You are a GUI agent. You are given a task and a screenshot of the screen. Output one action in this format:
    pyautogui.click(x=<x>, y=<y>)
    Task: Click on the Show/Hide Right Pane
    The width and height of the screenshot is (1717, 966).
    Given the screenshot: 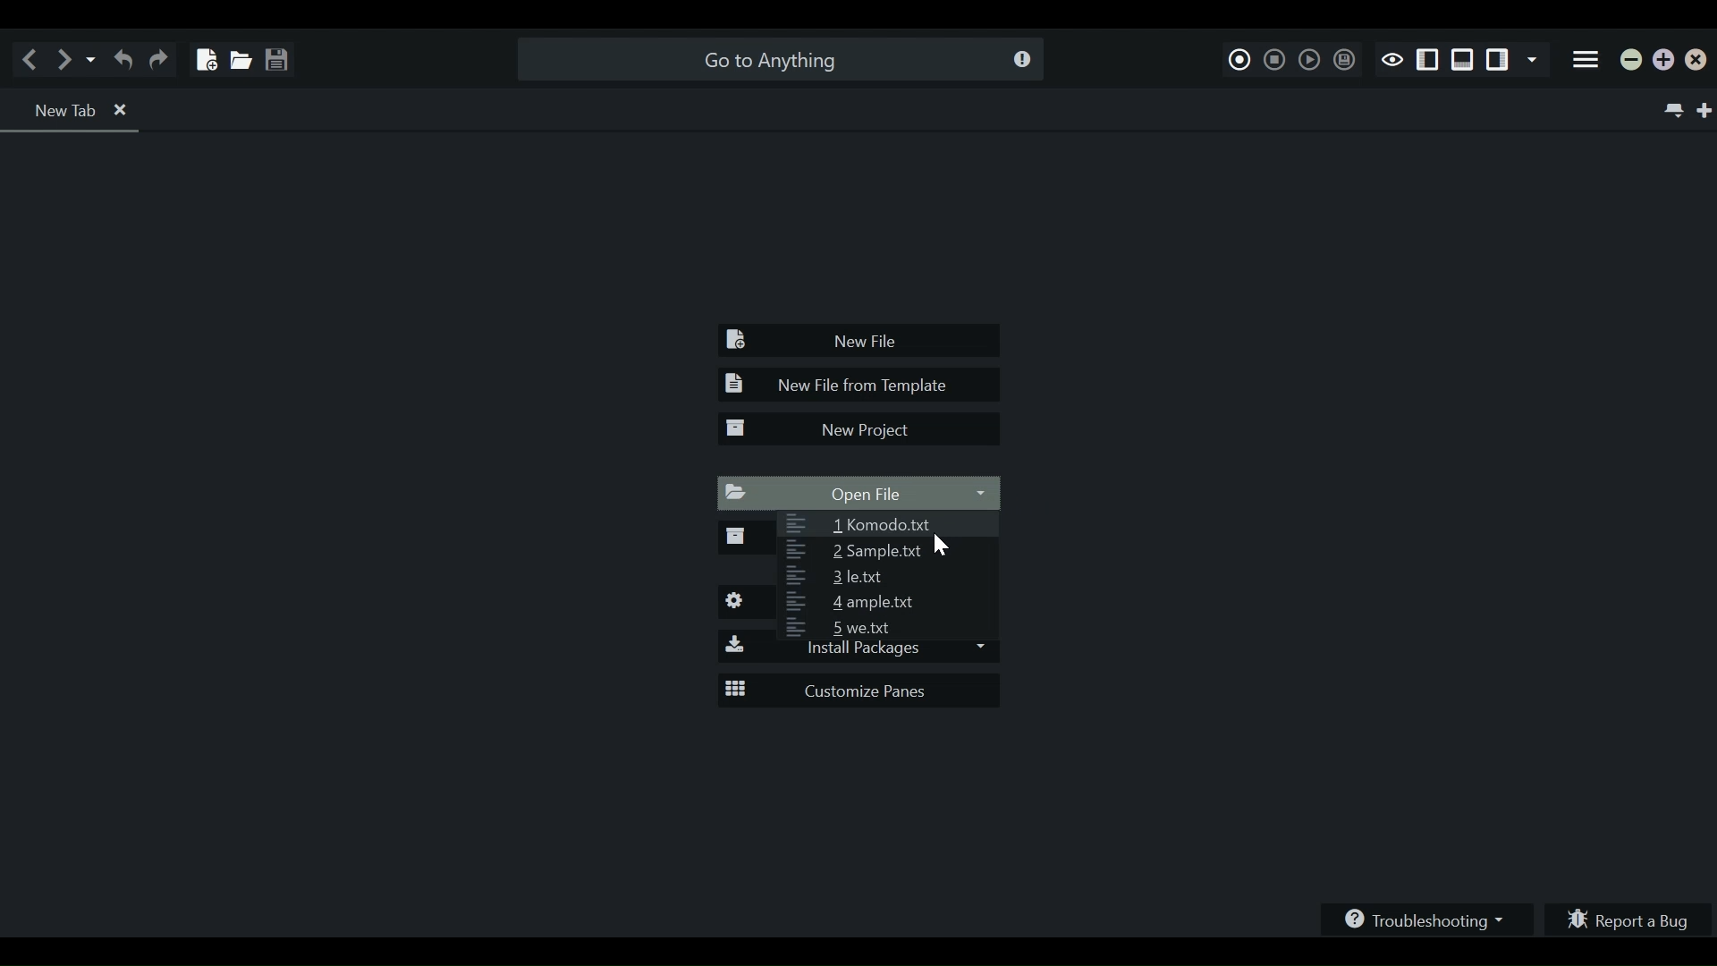 What is the action you would take?
    pyautogui.click(x=1428, y=61)
    